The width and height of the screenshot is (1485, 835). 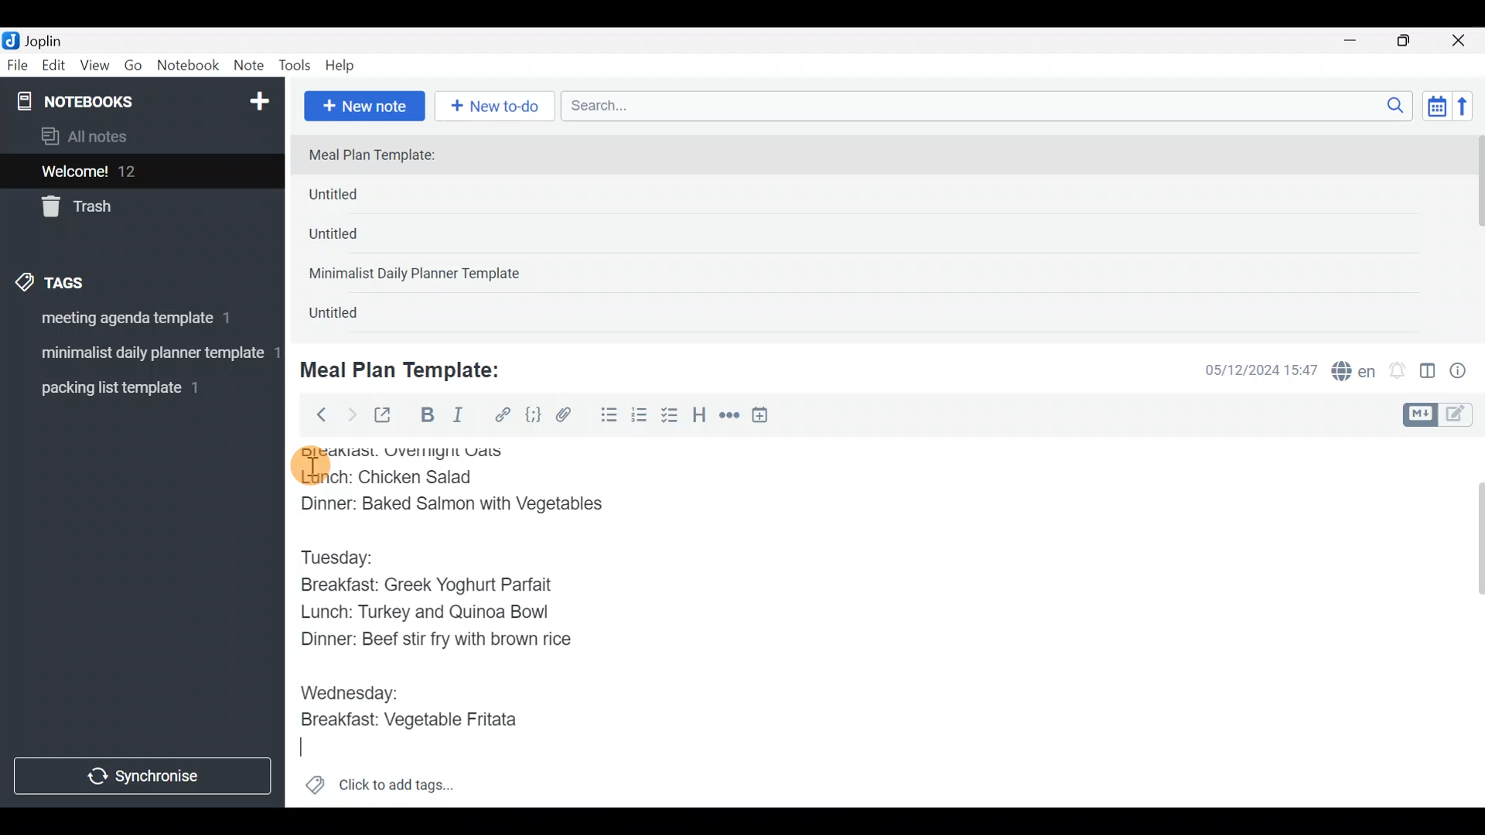 What do you see at coordinates (351, 316) in the screenshot?
I see `Untitled` at bounding box center [351, 316].